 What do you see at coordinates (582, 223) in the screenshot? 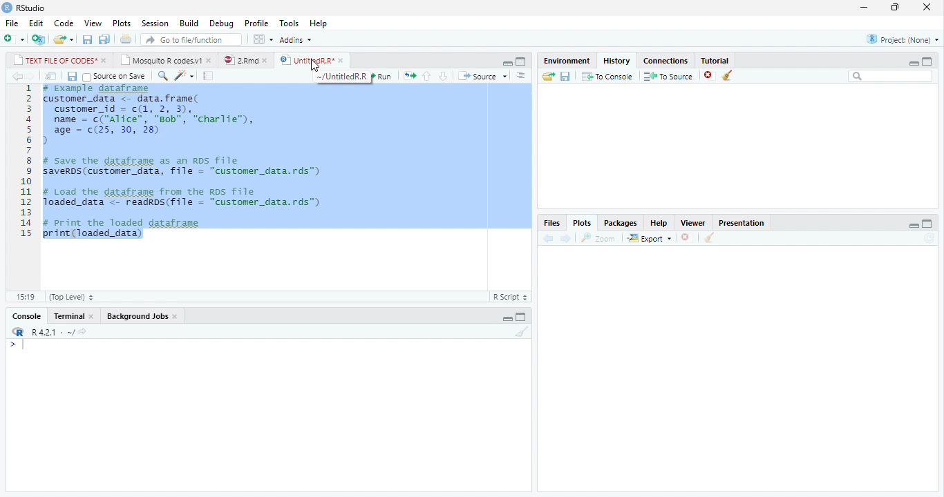
I see `Plots` at bounding box center [582, 223].